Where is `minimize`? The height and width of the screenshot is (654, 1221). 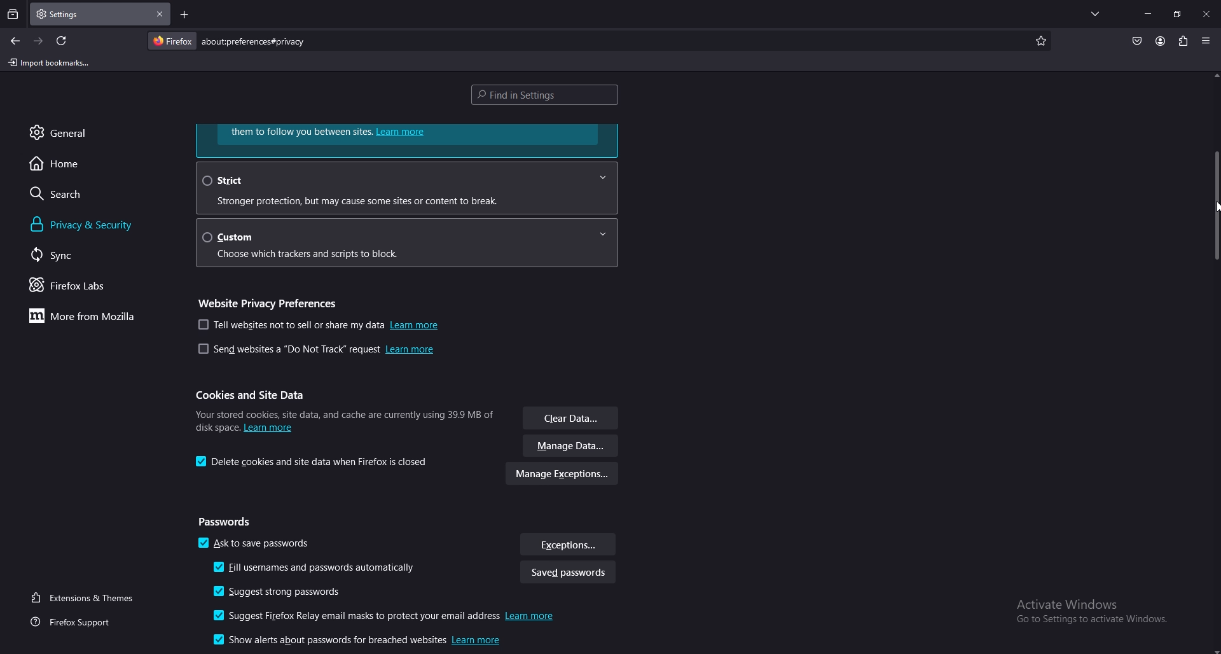
minimize is located at coordinates (1149, 13).